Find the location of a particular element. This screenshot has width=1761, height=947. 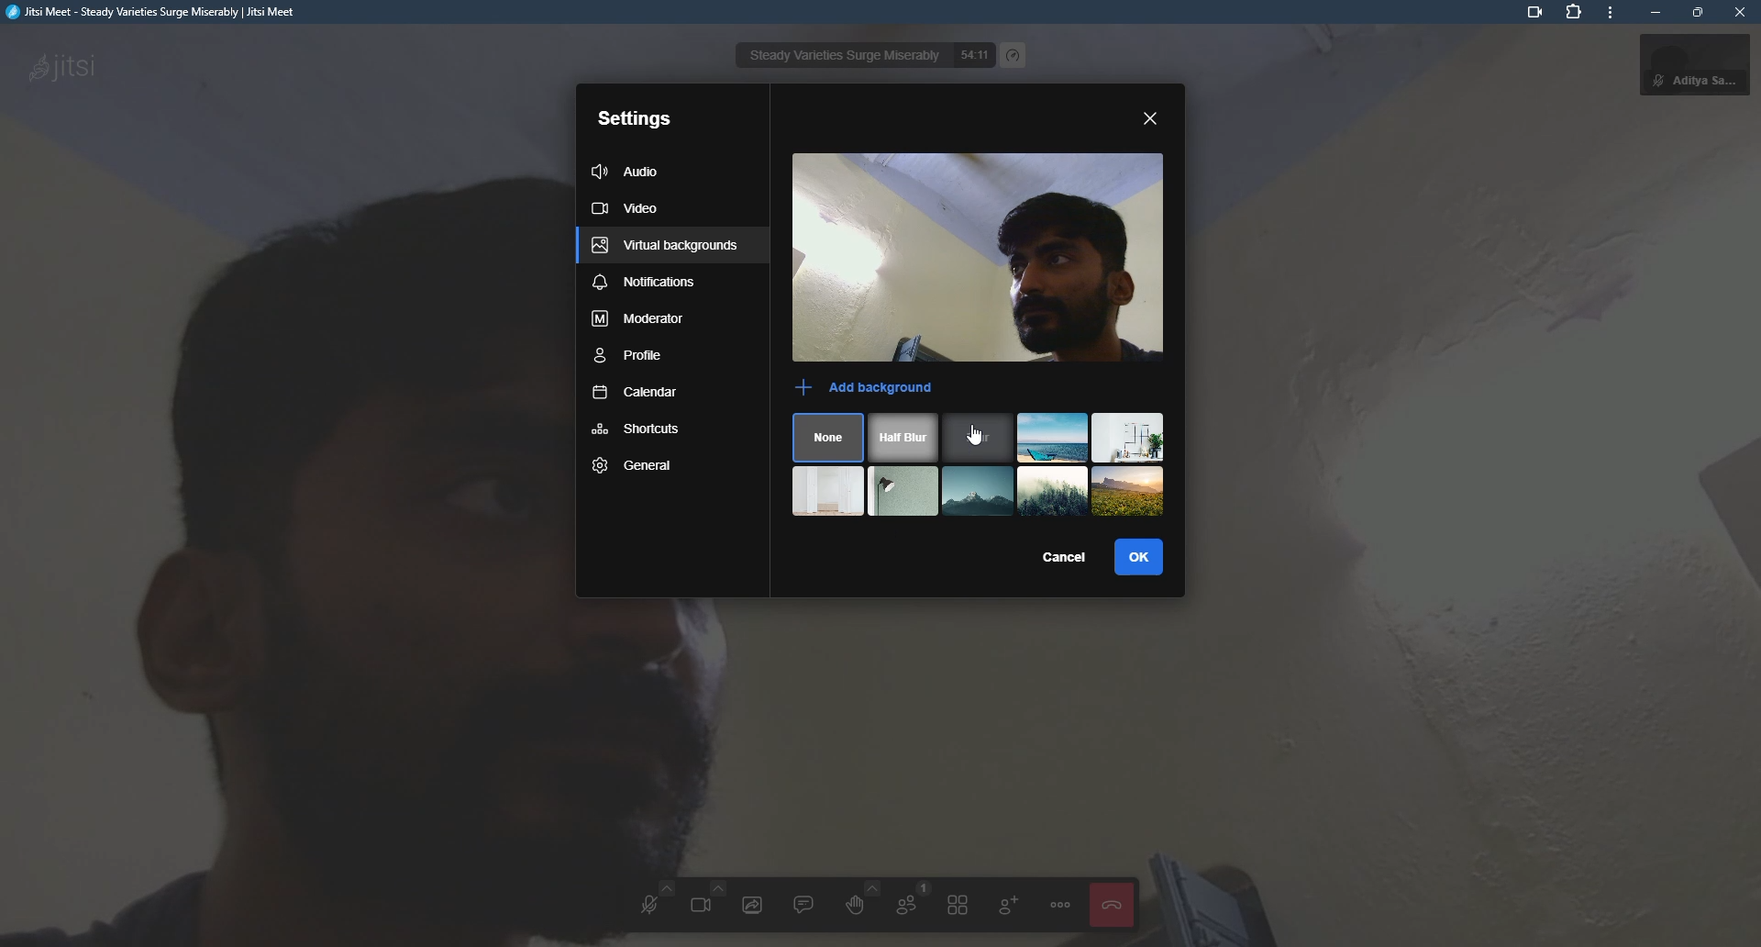

time elapsed is located at coordinates (972, 56).